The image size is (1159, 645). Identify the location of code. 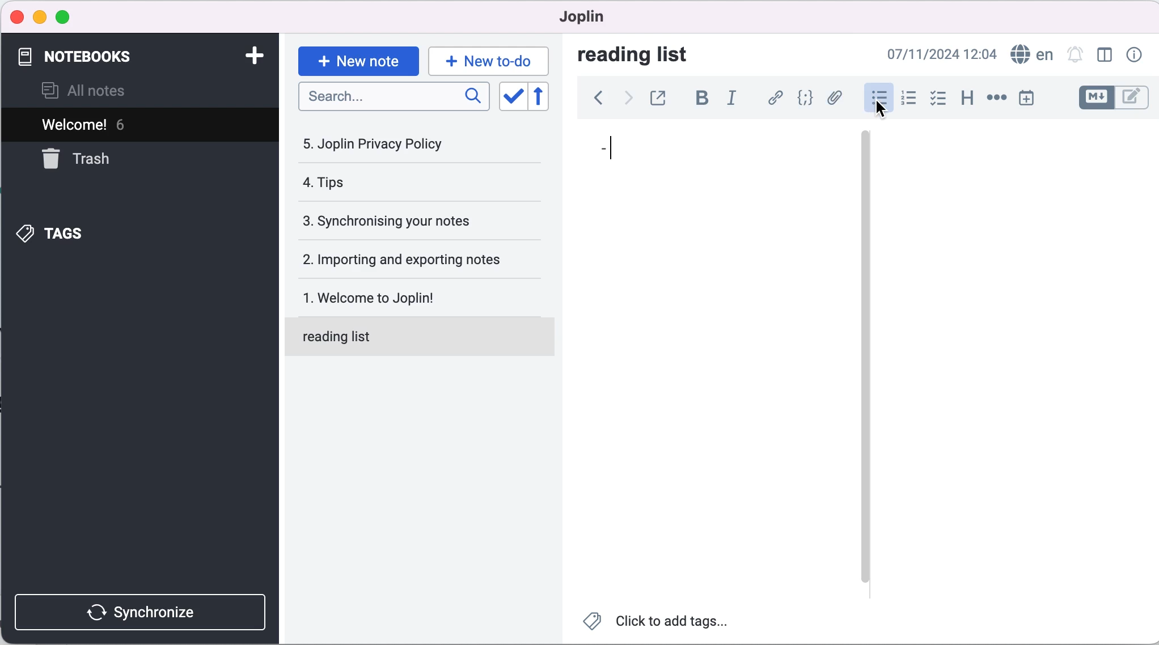
(806, 99).